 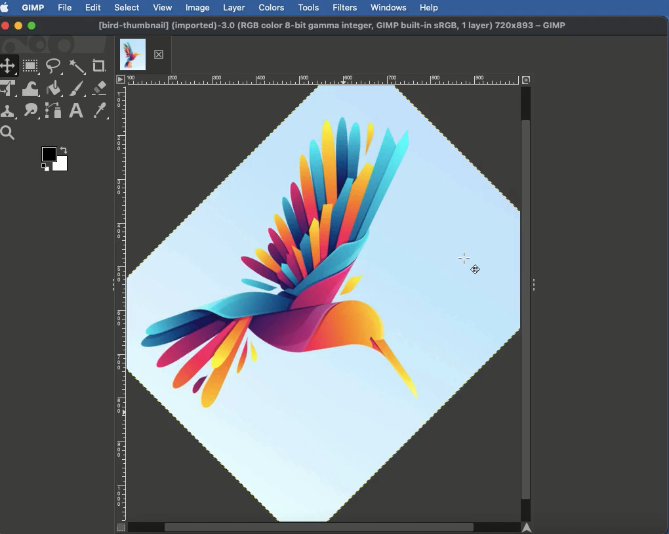 I want to click on Edit, so click(x=93, y=9).